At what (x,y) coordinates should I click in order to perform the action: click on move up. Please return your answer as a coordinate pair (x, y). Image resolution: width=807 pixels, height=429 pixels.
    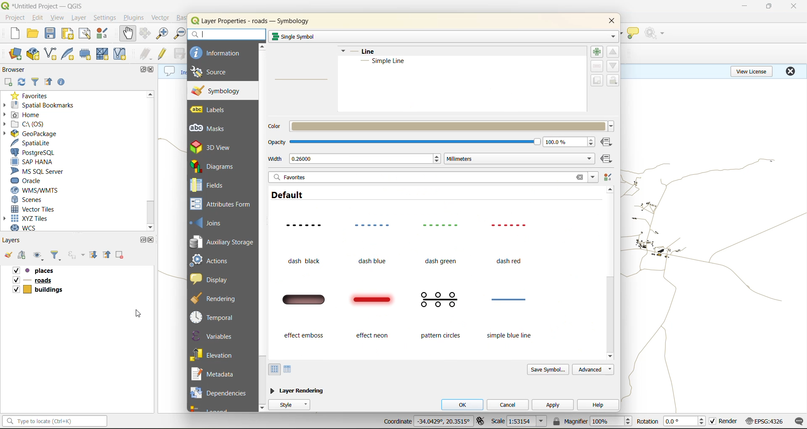
    Looking at the image, I should click on (614, 52).